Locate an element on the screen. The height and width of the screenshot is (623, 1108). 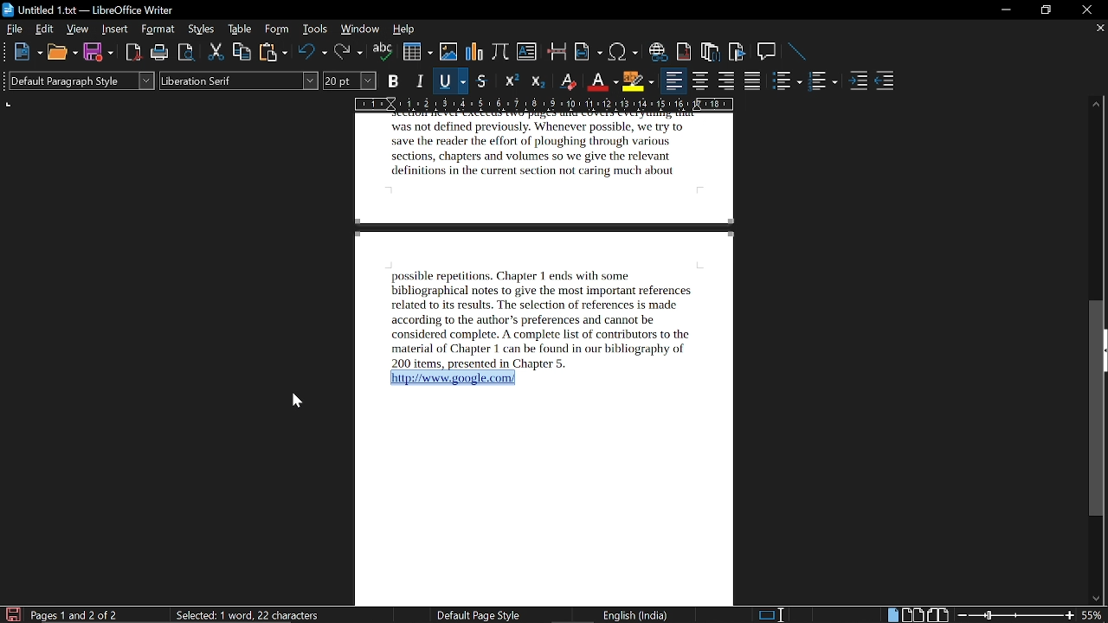
paste is located at coordinates (273, 53).